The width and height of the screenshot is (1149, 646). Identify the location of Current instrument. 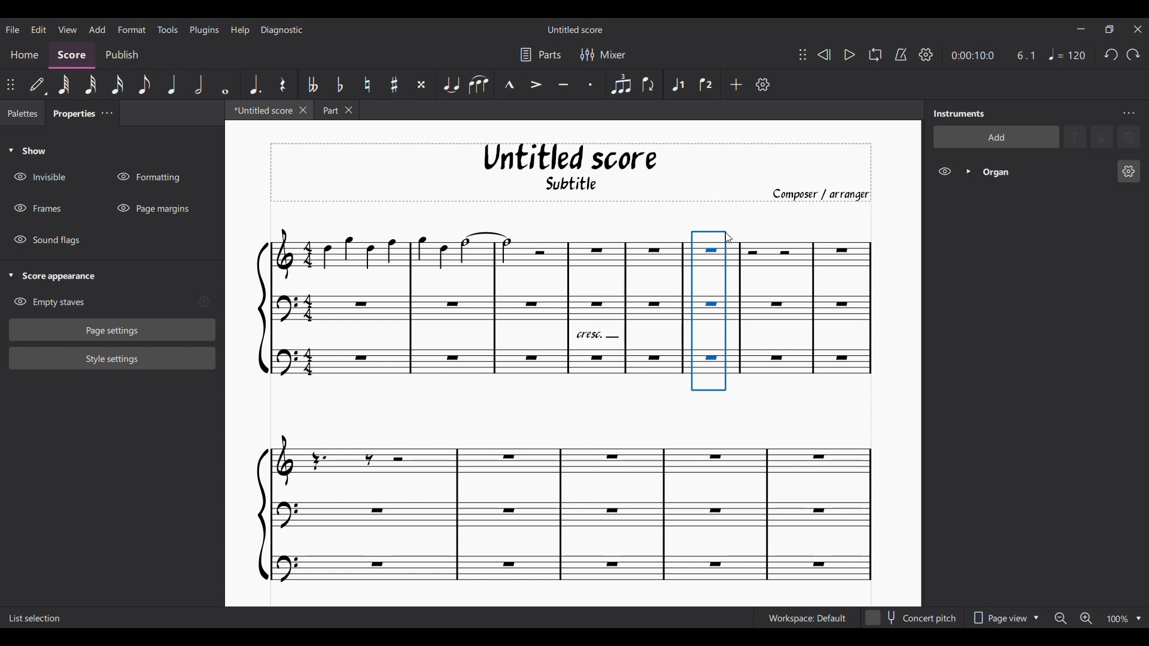
(1045, 172).